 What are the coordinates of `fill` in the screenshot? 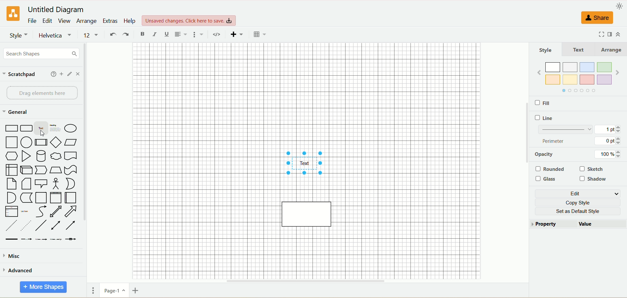 It's located at (550, 104).